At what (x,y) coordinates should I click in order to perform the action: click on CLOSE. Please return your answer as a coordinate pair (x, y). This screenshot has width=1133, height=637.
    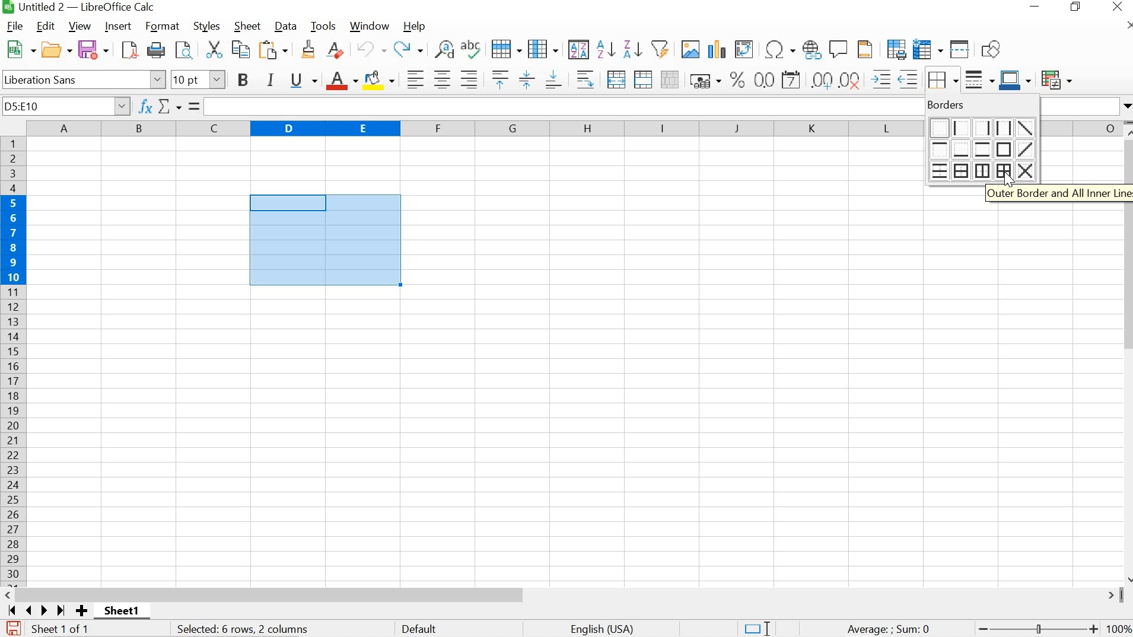
    Looking at the image, I should click on (1129, 25).